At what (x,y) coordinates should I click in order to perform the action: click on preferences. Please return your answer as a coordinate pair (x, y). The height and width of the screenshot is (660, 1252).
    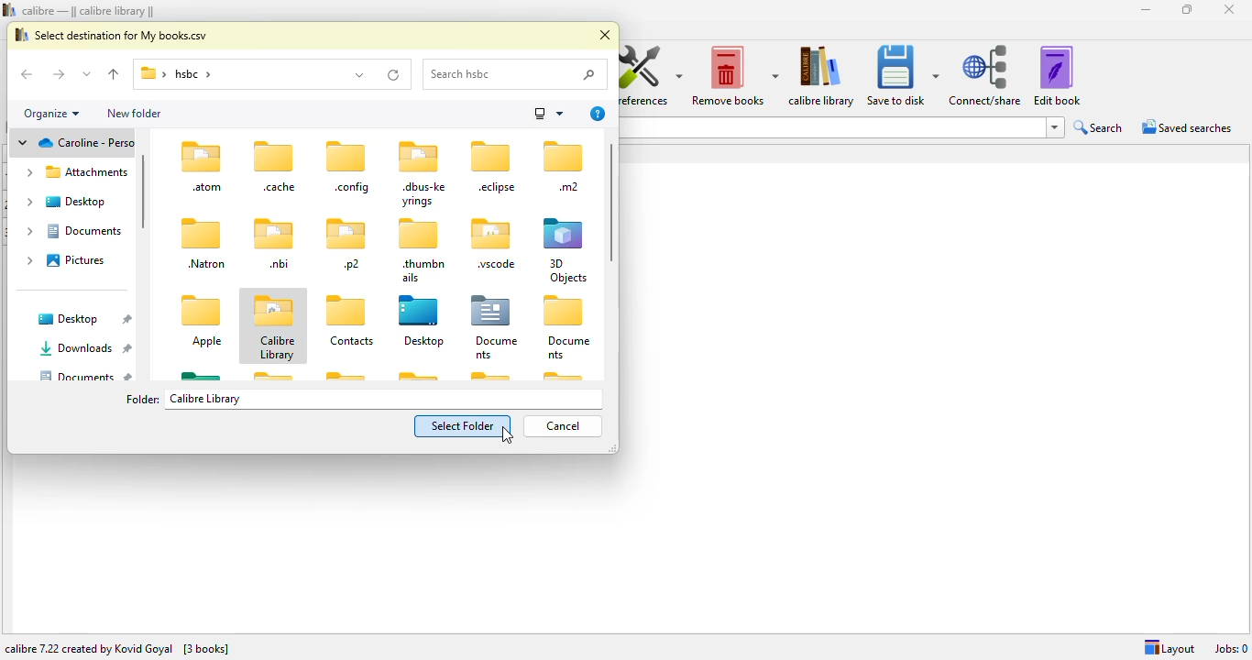
    Looking at the image, I should click on (651, 74).